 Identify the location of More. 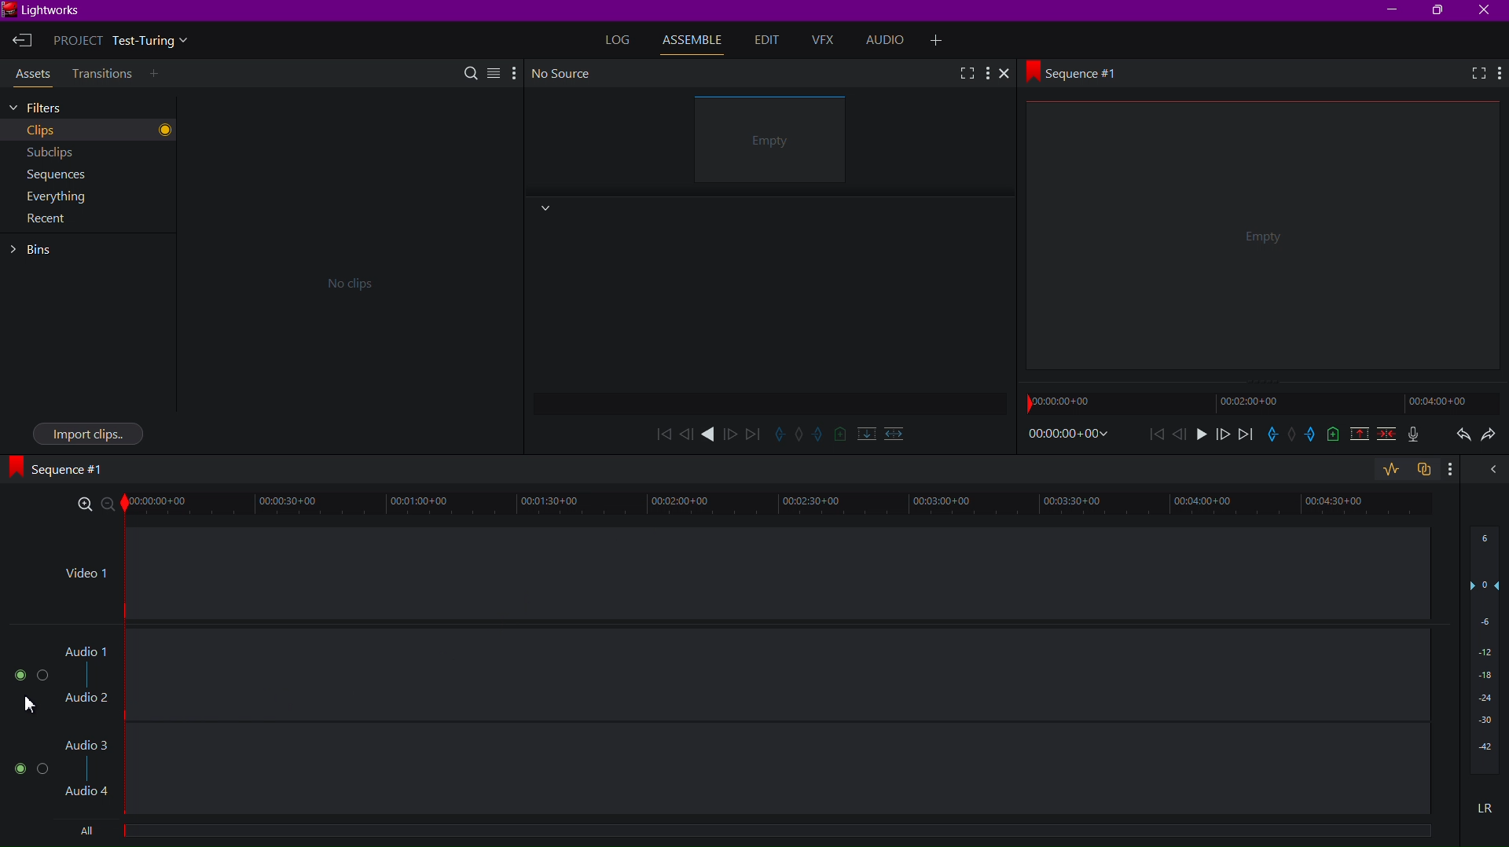
(1499, 74).